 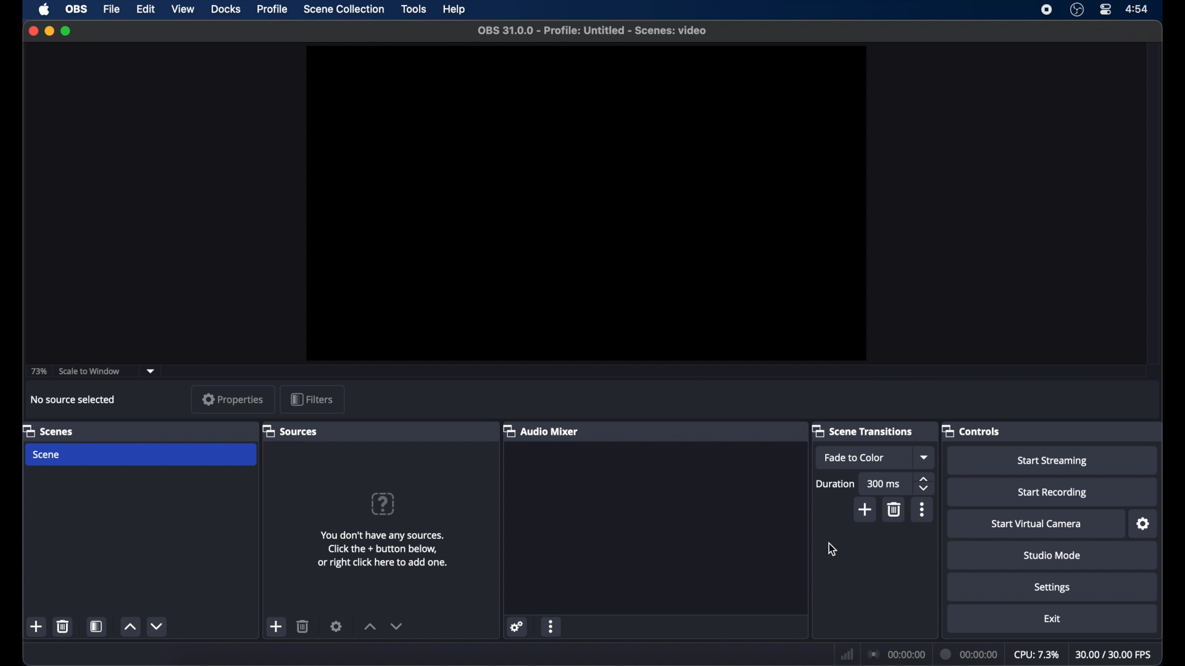 I want to click on sources, so click(x=290, y=430).